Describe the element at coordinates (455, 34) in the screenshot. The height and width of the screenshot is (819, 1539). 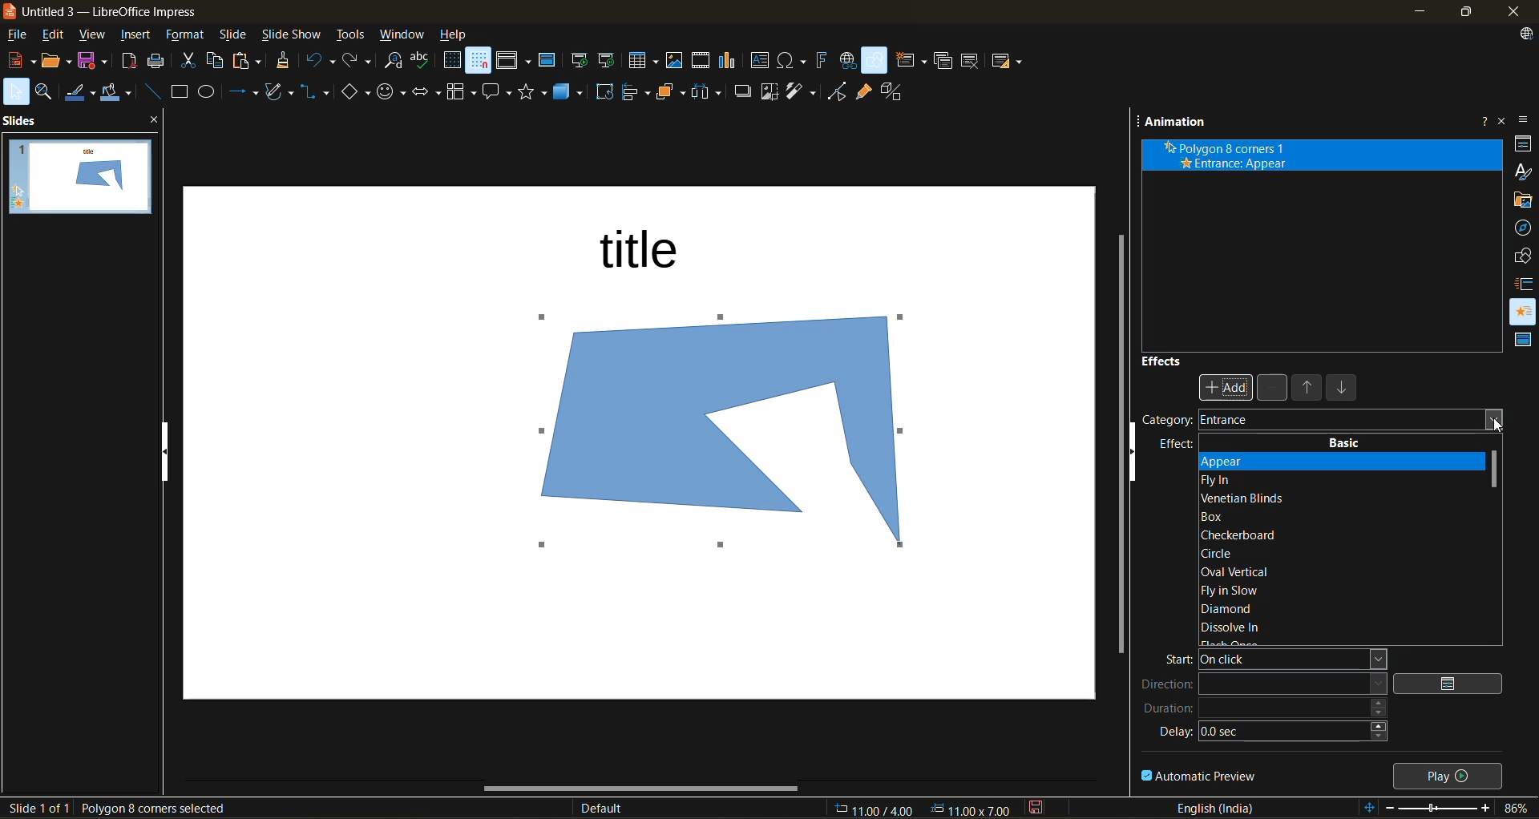
I see `help` at that location.